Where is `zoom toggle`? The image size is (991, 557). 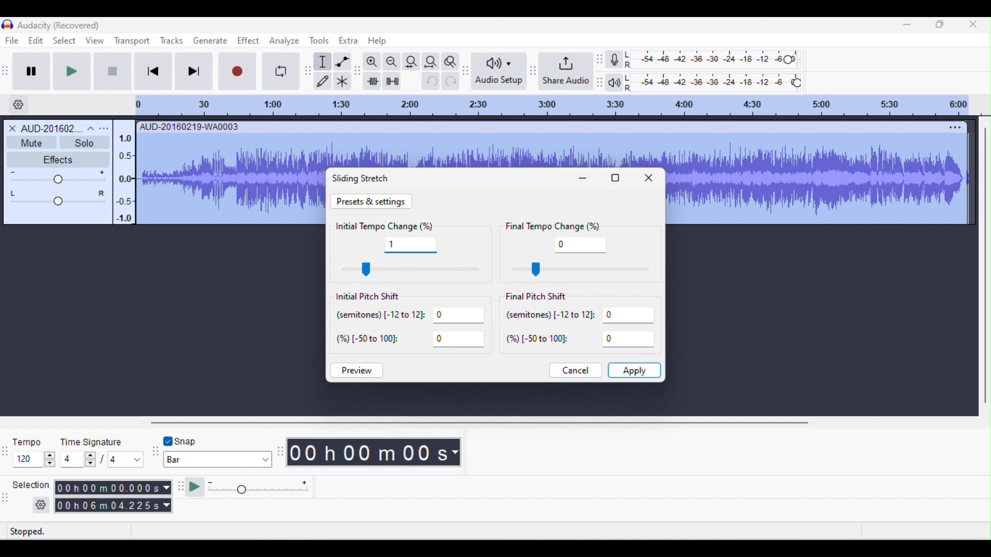
zoom toggle is located at coordinates (451, 60).